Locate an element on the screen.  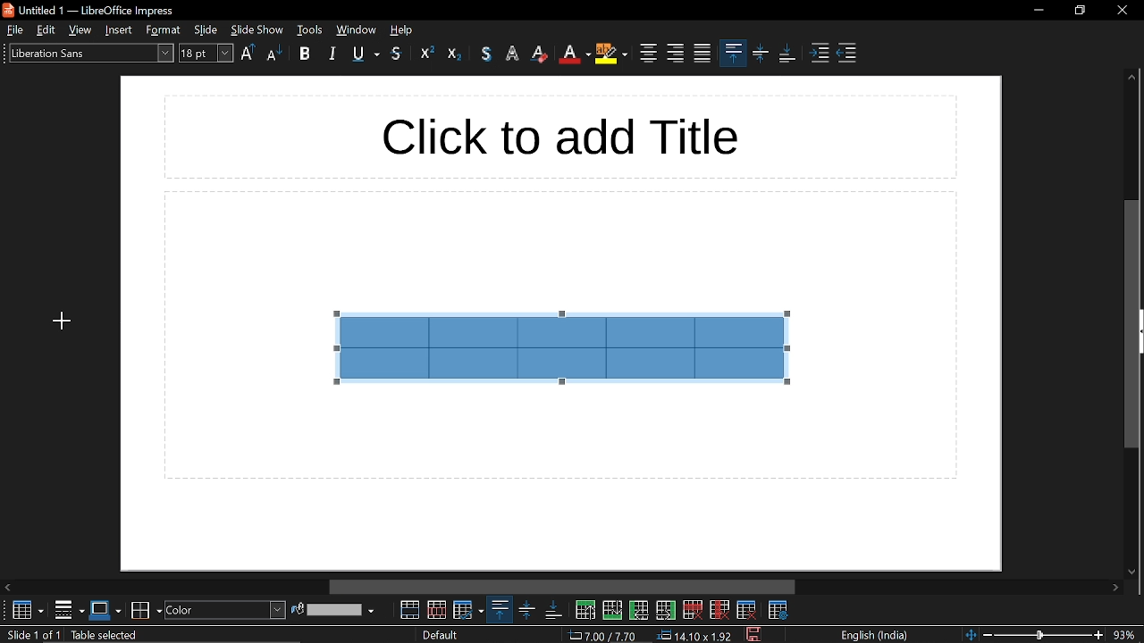
save is located at coordinates (753, 633).